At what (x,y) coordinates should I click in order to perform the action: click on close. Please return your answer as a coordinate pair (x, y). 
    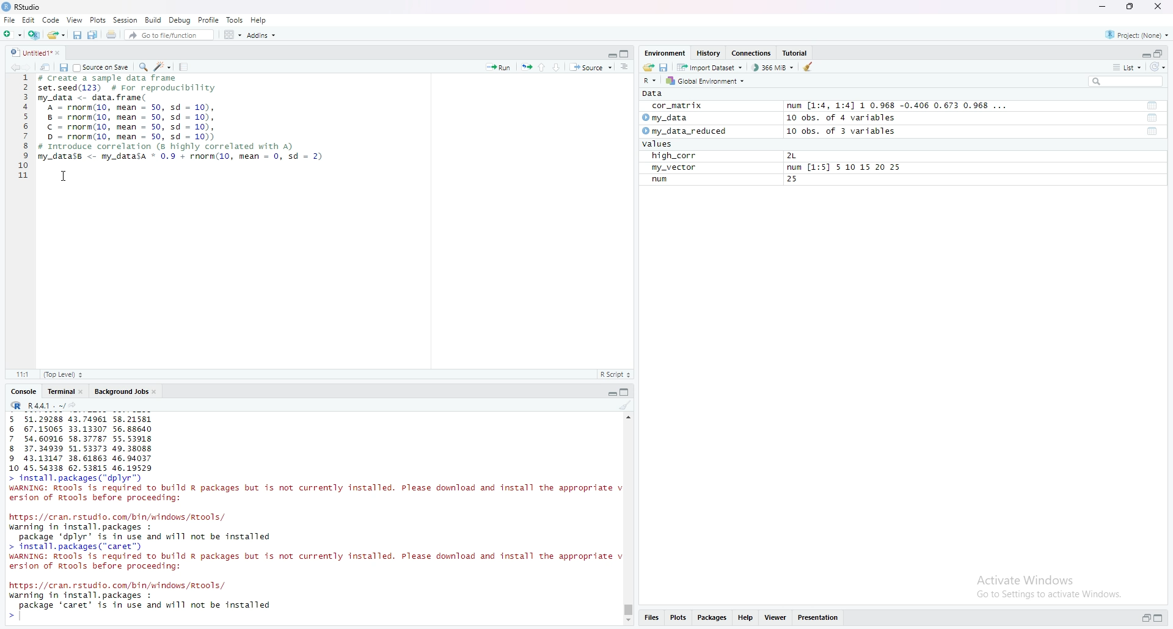
    Looking at the image, I should click on (1158, 6).